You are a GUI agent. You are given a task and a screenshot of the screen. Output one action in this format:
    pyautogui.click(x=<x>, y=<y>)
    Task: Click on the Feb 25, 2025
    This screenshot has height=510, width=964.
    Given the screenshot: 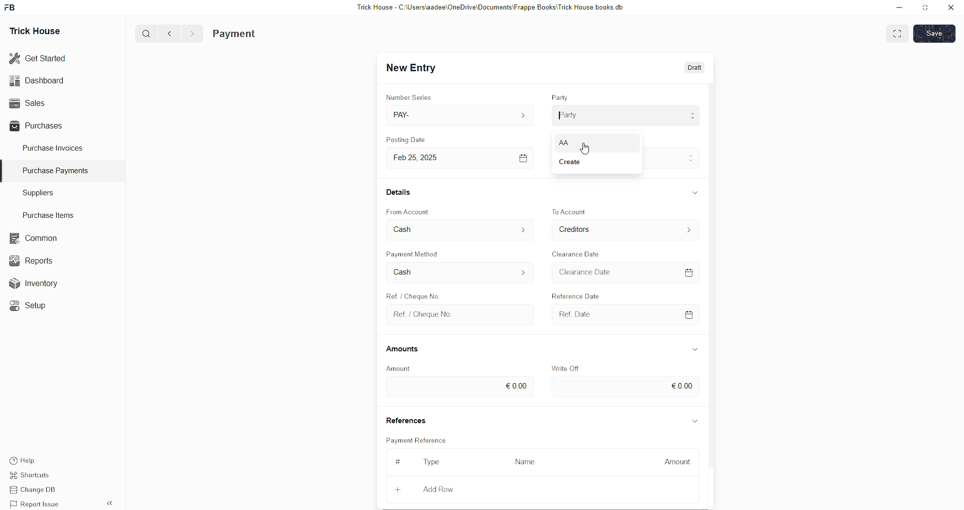 What is the action you would take?
    pyautogui.click(x=423, y=158)
    